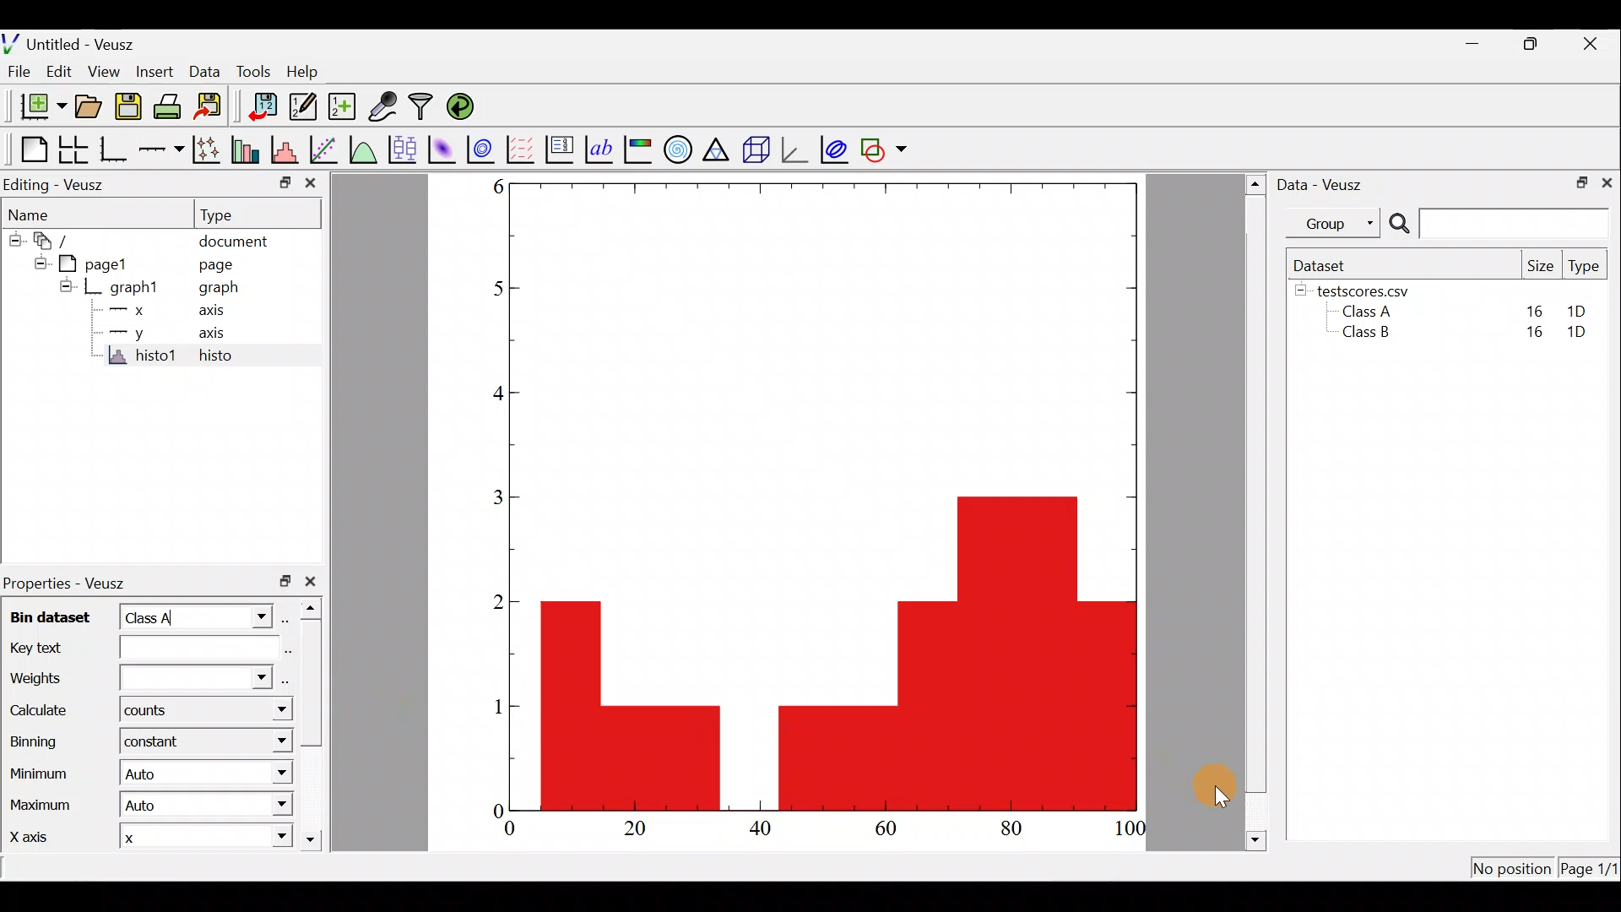 The image size is (1621, 912). What do you see at coordinates (1252, 513) in the screenshot?
I see `scroll bar` at bounding box center [1252, 513].